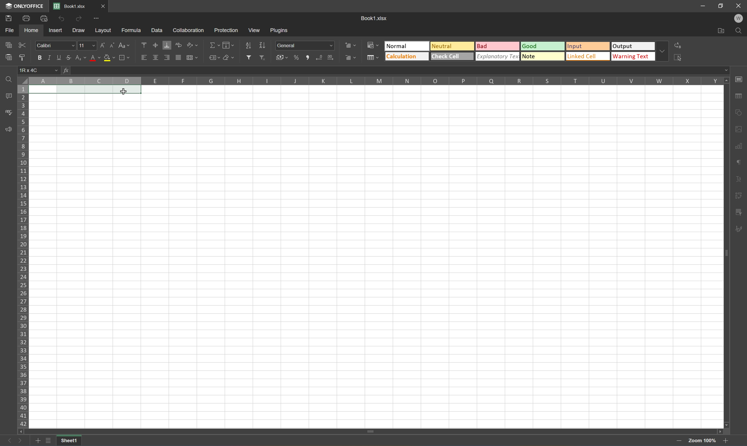  What do you see at coordinates (727, 425) in the screenshot?
I see `Scroll down` at bounding box center [727, 425].